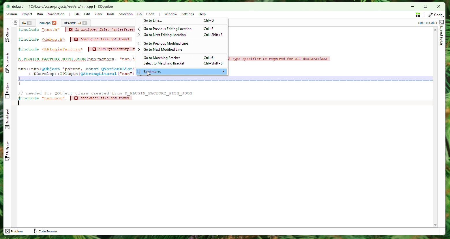  Describe the element at coordinates (170, 14) in the screenshot. I see `Window` at that location.